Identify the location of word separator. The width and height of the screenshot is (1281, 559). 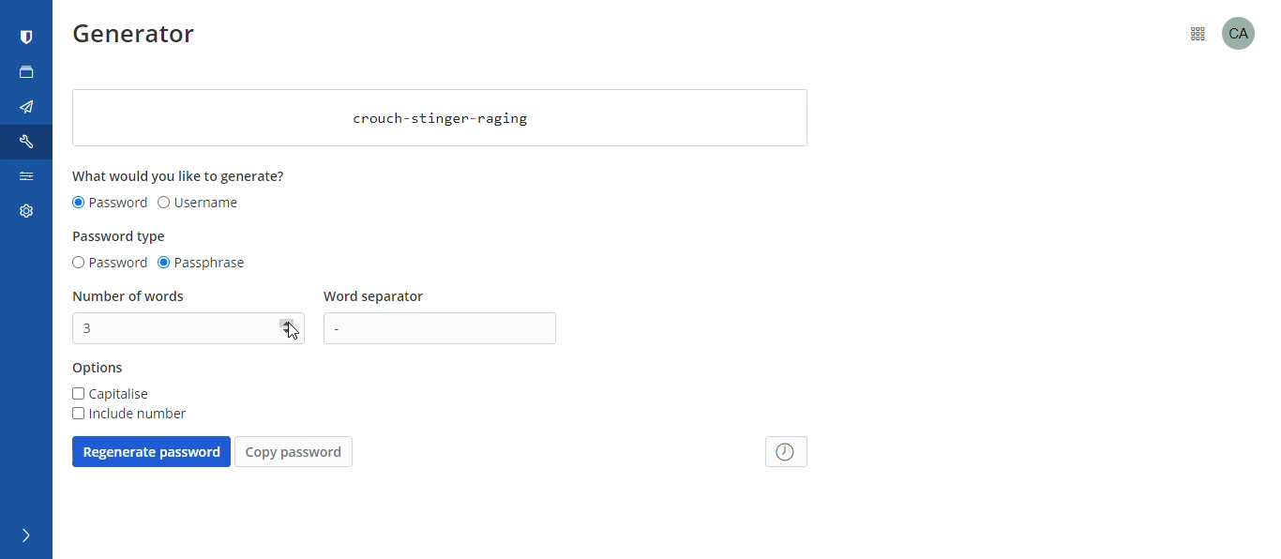
(377, 297).